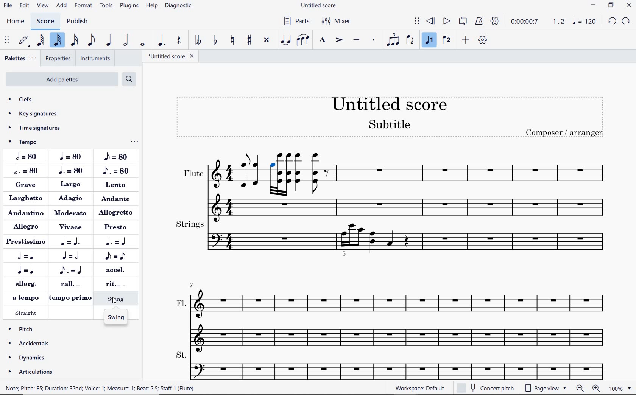 The image size is (636, 395). I want to click on RALL., so click(72, 285).